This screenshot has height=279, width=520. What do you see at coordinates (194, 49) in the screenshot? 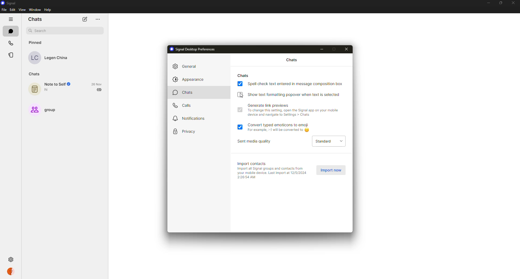
I see `signal desktop preferences` at bounding box center [194, 49].